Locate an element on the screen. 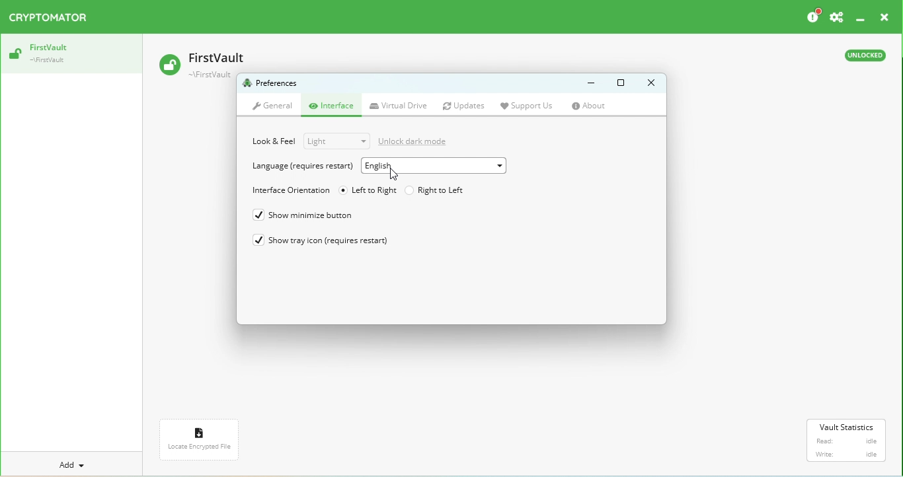 Image resolution: width=903 pixels, height=477 pixels. Close is located at coordinates (883, 18).